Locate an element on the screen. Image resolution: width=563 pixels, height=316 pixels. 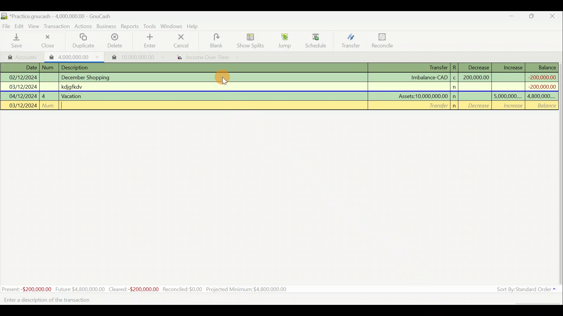
Close is located at coordinates (47, 41).